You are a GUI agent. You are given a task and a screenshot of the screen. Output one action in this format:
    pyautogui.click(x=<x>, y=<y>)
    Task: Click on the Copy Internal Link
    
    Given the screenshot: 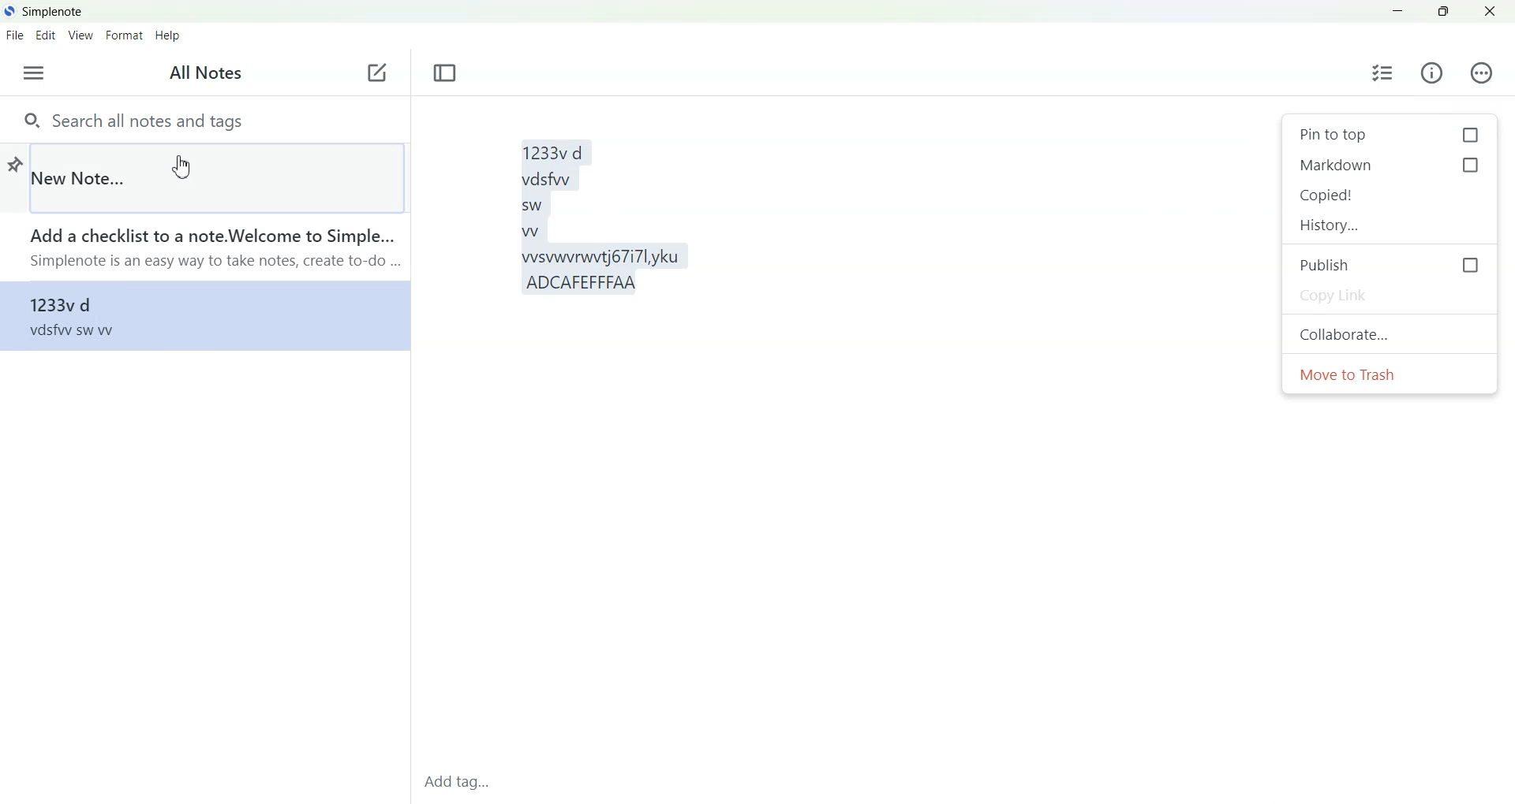 What is the action you would take?
    pyautogui.click(x=1392, y=195)
    